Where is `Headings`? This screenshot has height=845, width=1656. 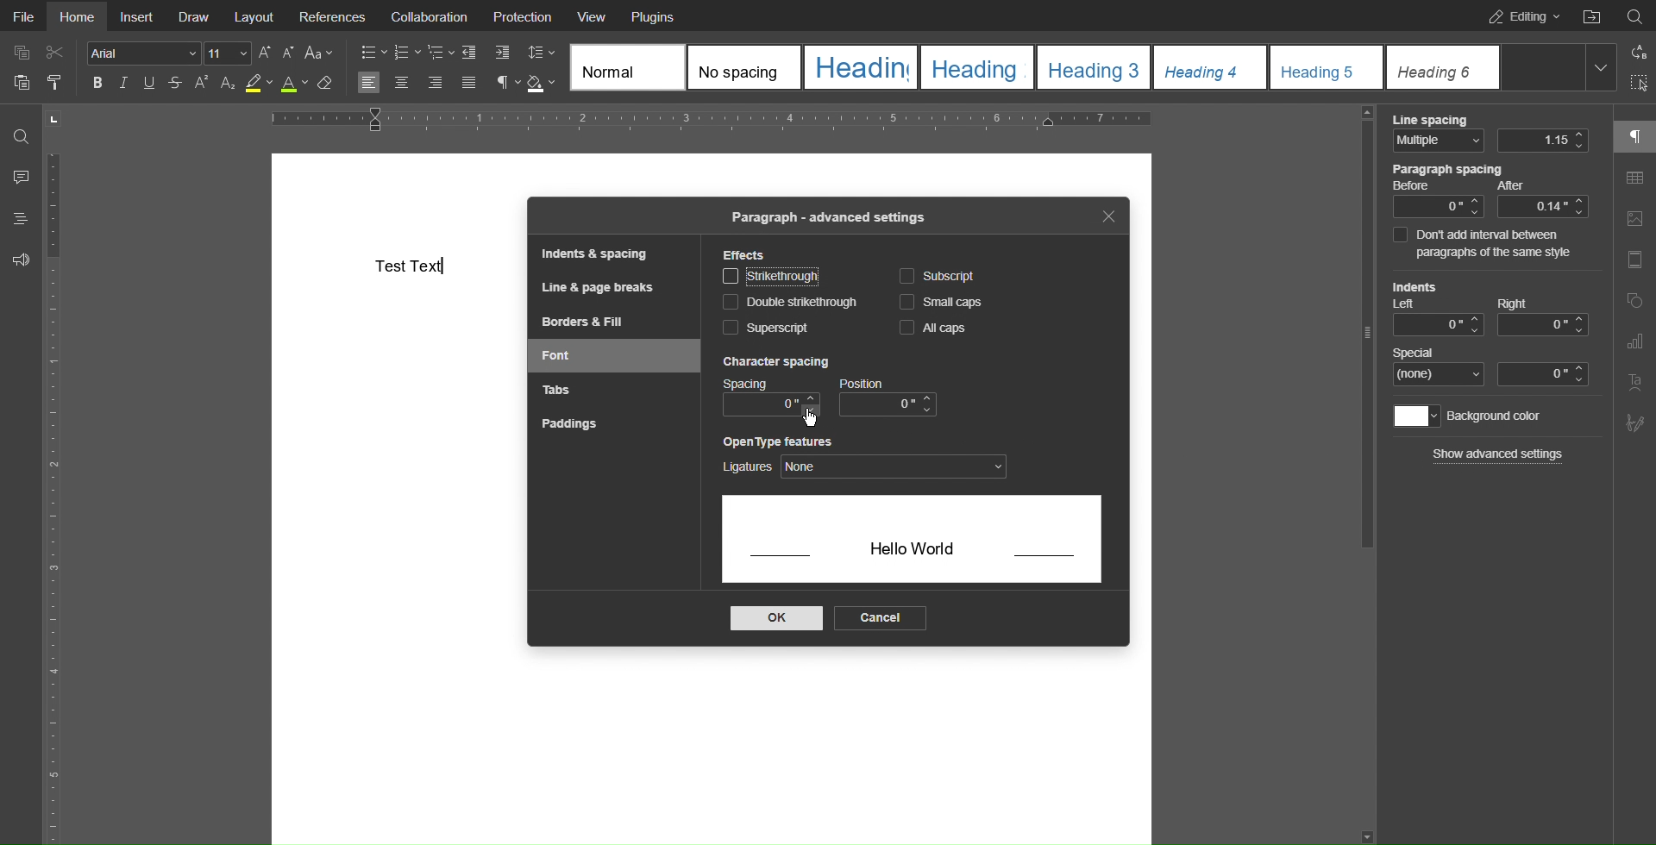 Headings is located at coordinates (20, 218).